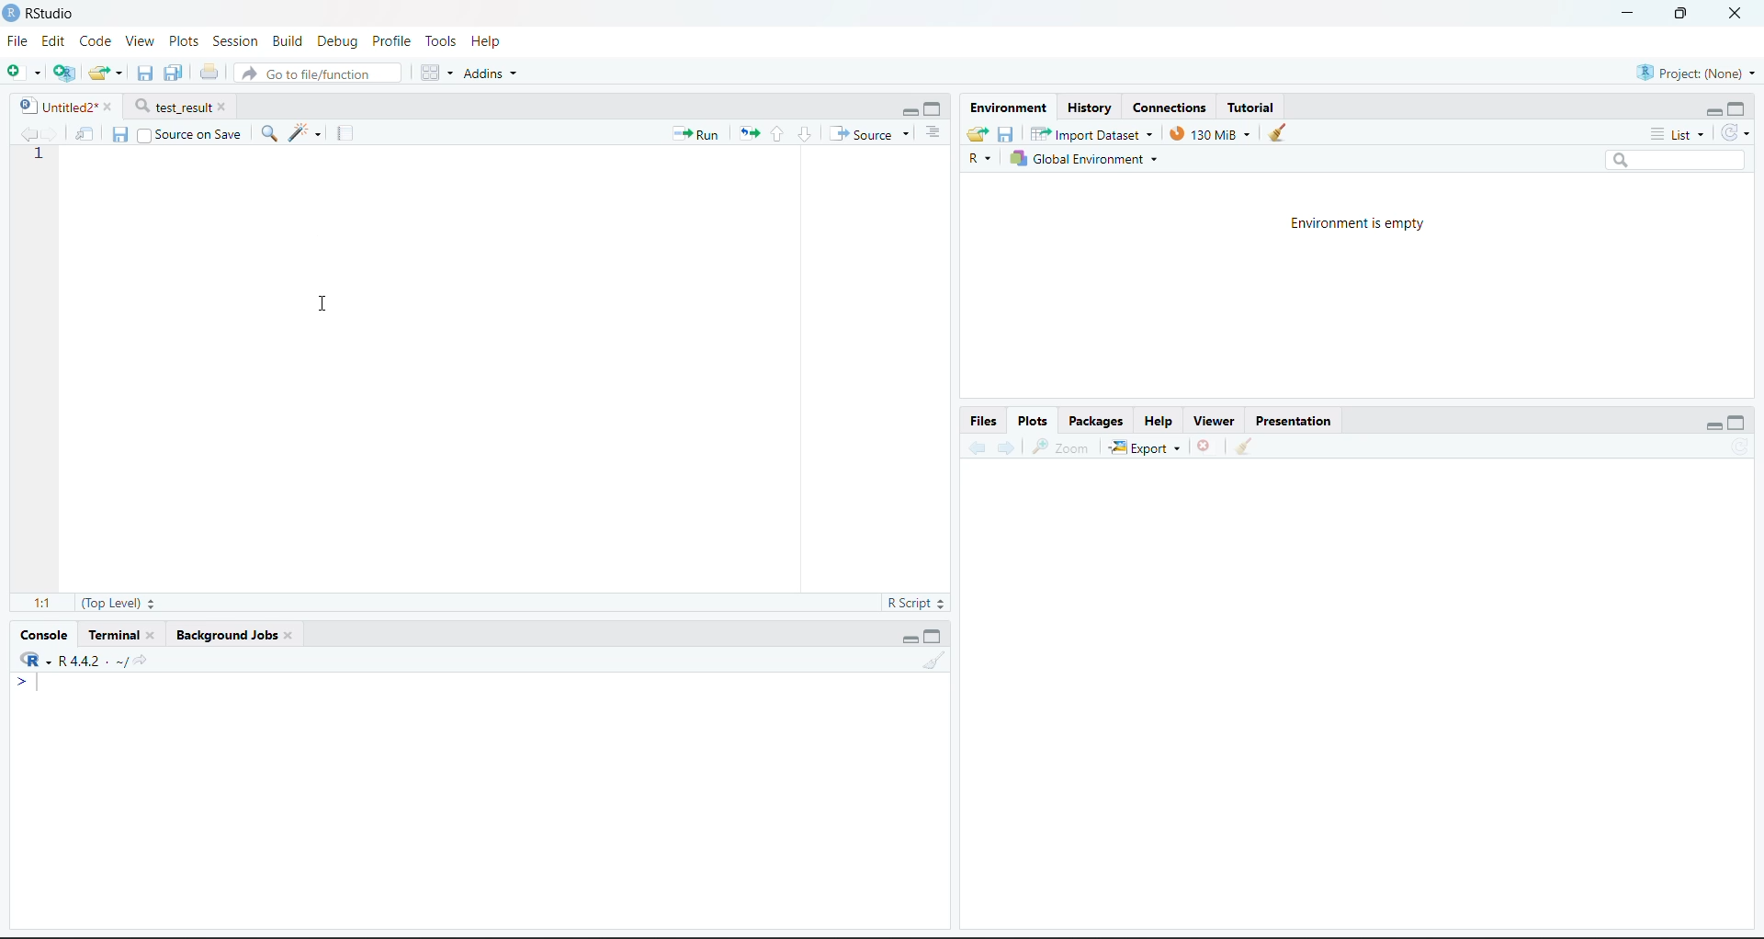 The image size is (1764, 939). Describe the element at coordinates (143, 658) in the screenshot. I see `View the current working directory` at that location.